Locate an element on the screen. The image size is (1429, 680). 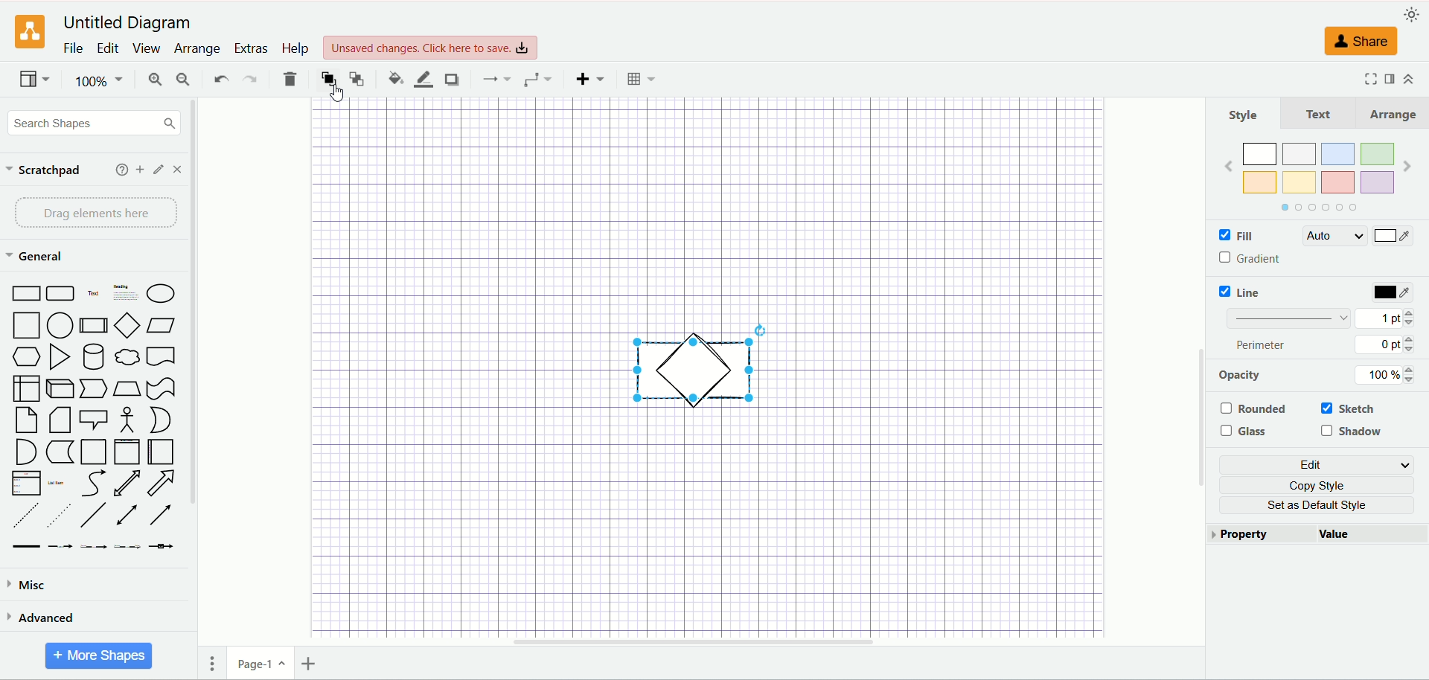
AND is located at coordinates (25, 452).